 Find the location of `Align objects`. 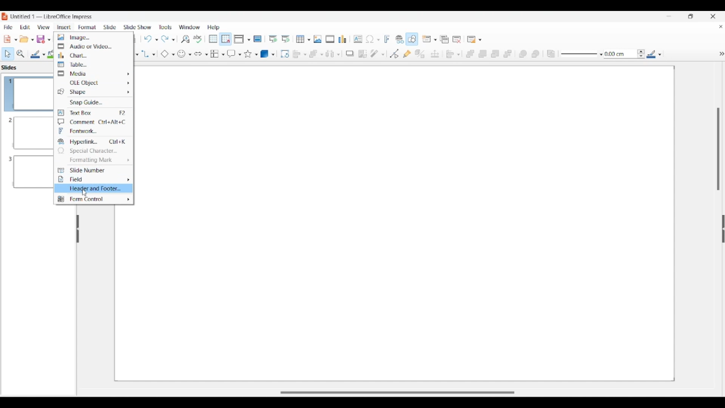

Align objects is located at coordinates (453, 54).